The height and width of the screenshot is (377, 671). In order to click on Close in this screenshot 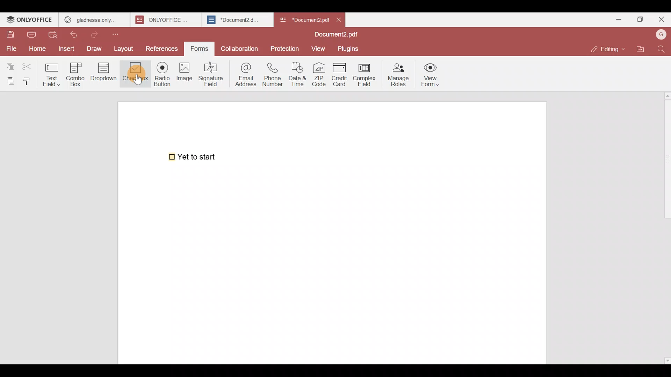, I will do `click(342, 19)`.